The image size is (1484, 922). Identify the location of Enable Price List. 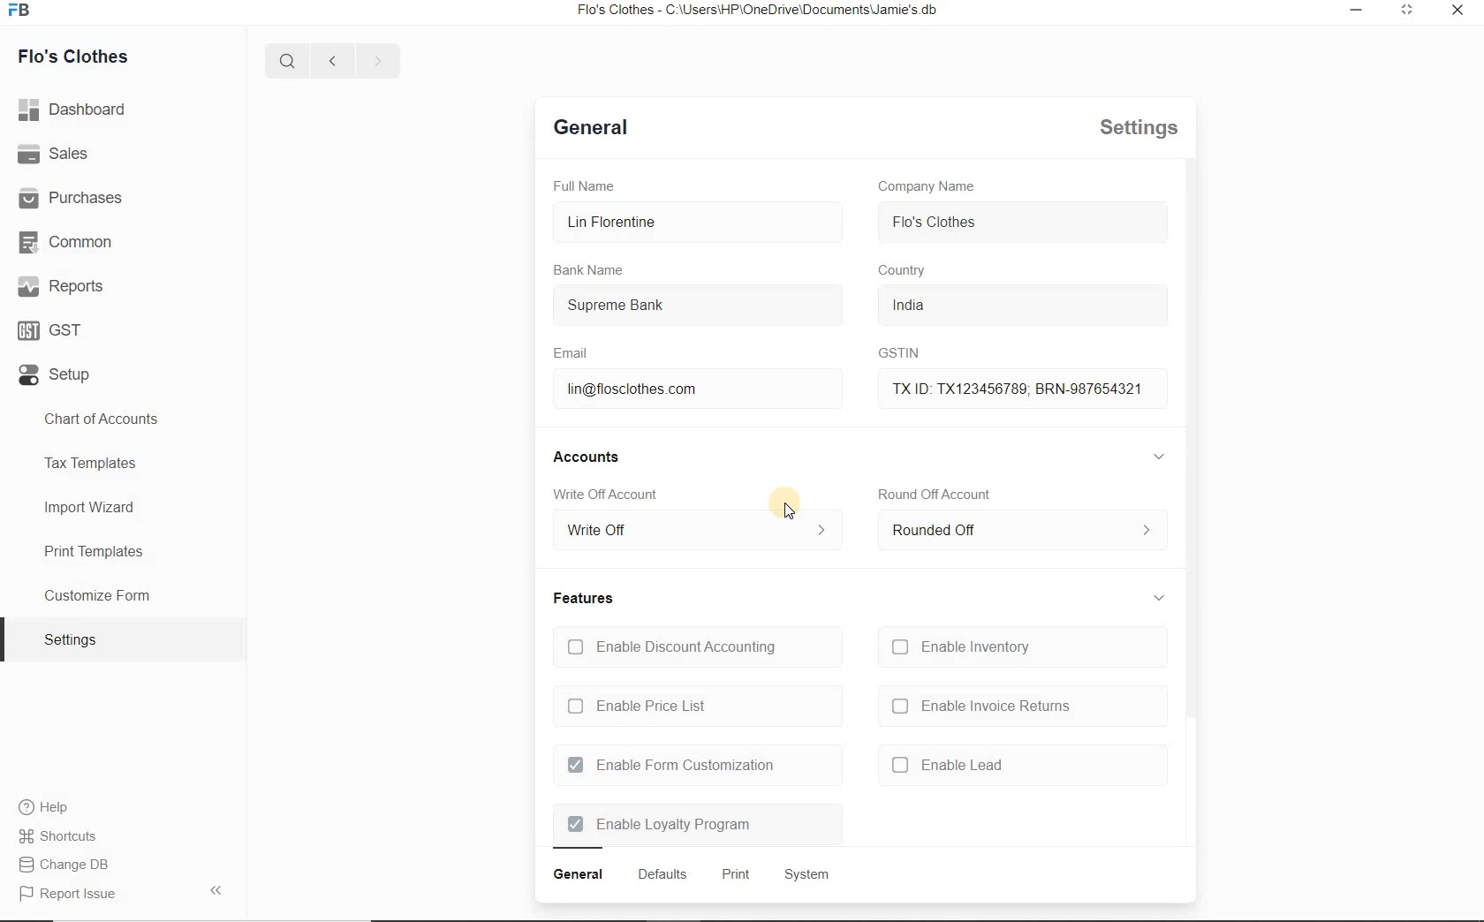
(695, 707).